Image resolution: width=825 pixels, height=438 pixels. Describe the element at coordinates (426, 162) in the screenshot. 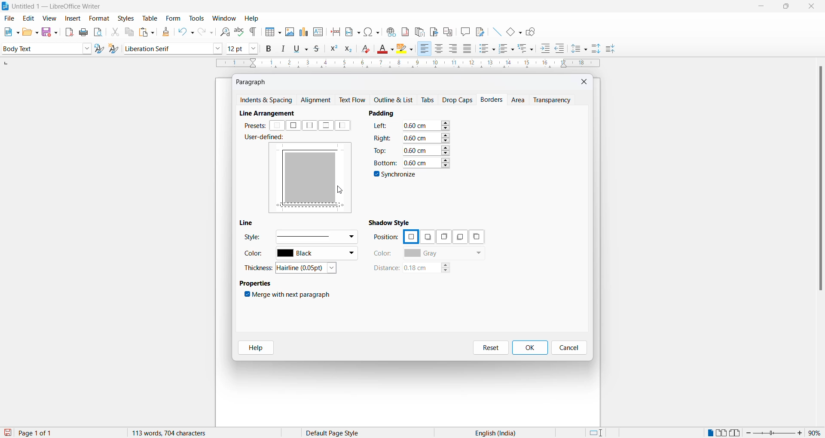

I see `value` at that location.